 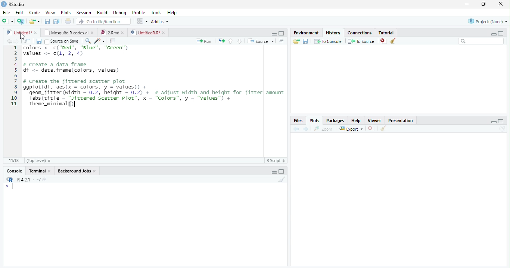 What do you see at coordinates (488, 21) in the screenshot?
I see `Project: (None)` at bounding box center [488, 21].